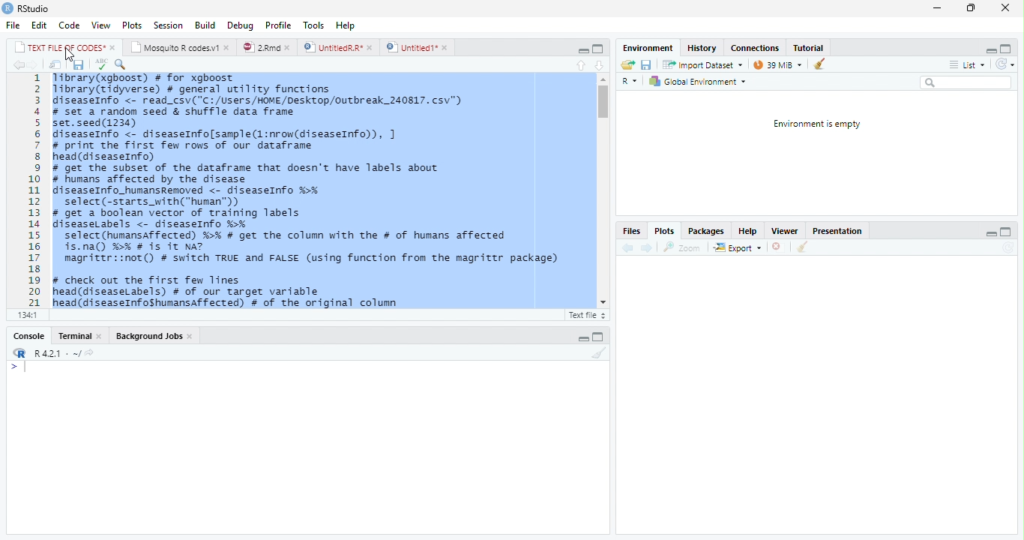  Describe the element at coordinates (818, 124) in the screenshot. I see `Environment is empty` at that location.